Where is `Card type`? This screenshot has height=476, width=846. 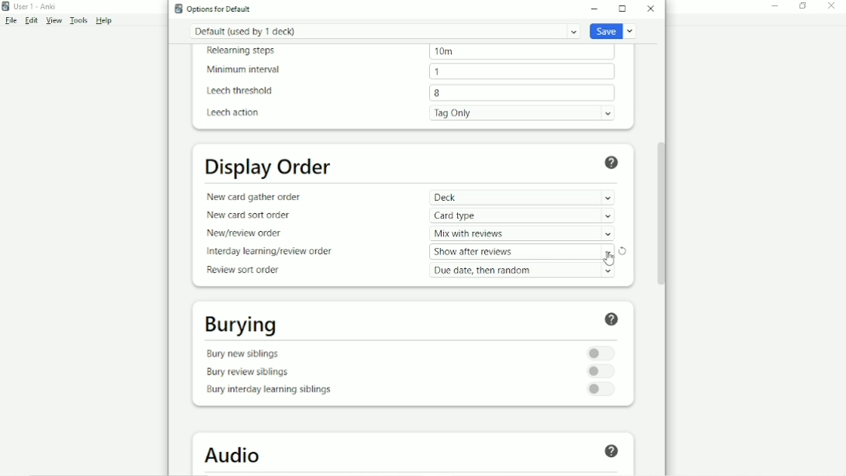 Card type is located at coordinates (522, 216).